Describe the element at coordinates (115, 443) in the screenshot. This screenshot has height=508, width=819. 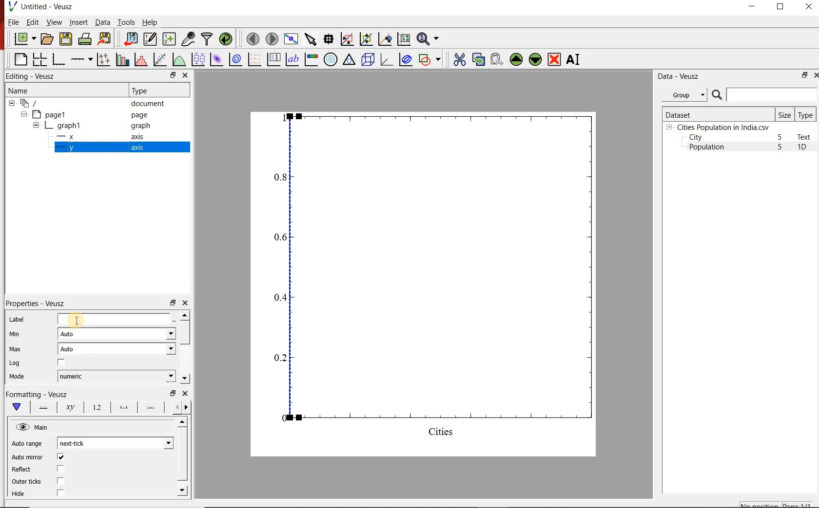
I see `next-tick` at that location.